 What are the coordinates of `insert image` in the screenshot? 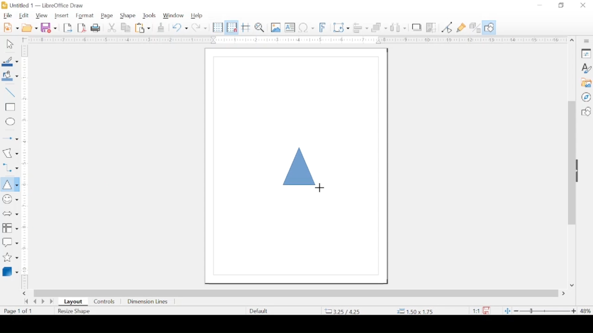 It's located at (276, 28).